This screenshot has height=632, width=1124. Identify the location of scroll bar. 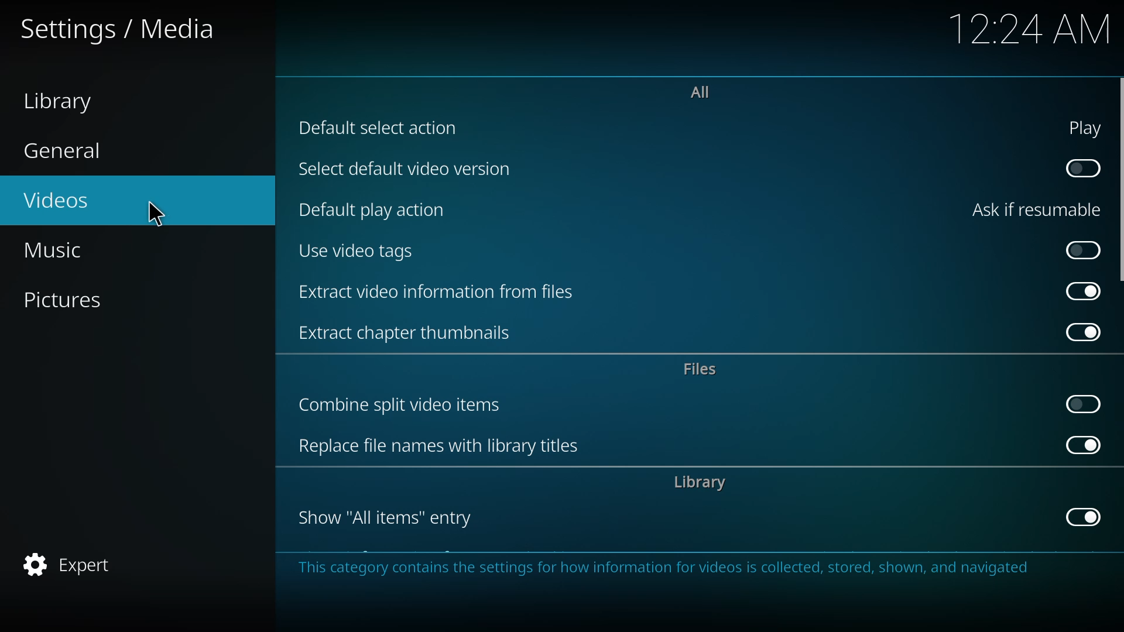
(1122, 178).